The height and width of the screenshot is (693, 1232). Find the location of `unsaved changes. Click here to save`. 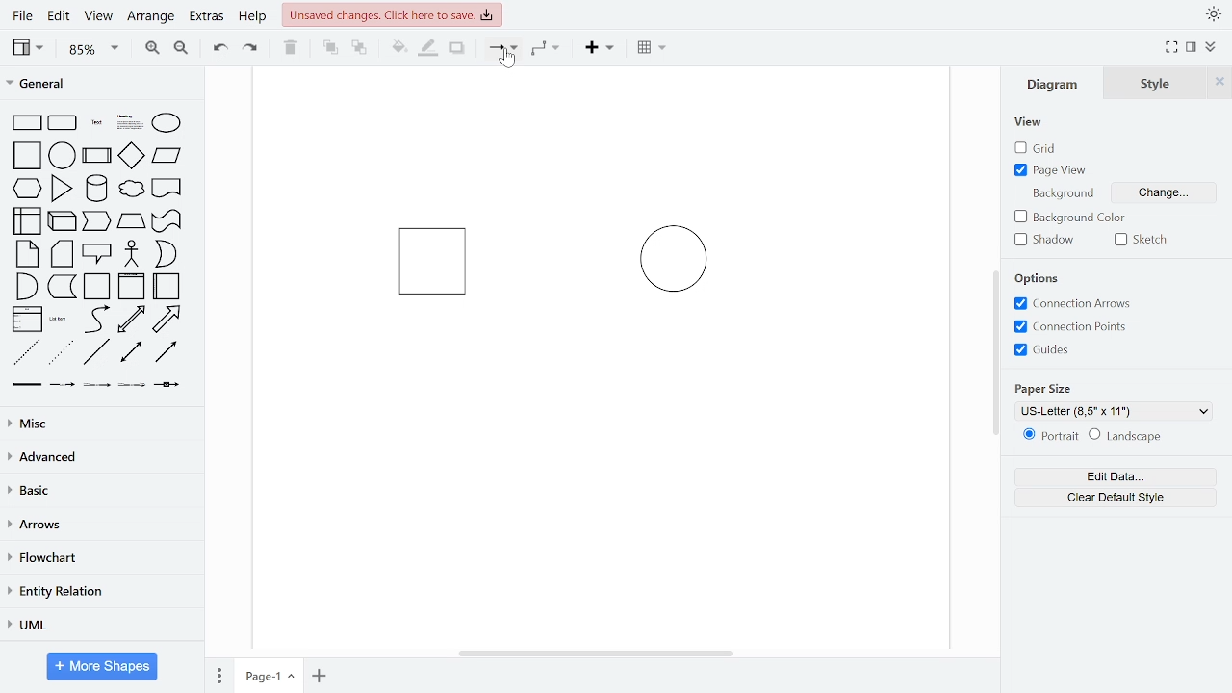

unsaved changes. Click here to save is located at coordinates (393, 13).